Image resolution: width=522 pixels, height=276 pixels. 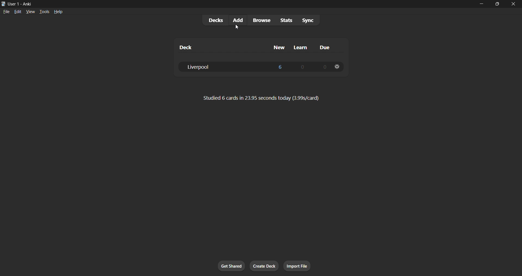 I want to click on maximize/restore, so click(x=497, y=4).